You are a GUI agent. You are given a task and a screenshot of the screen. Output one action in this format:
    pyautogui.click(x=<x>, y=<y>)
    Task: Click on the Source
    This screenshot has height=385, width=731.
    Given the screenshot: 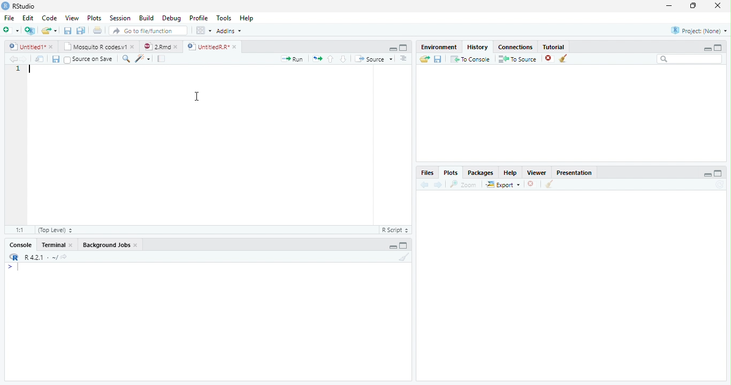 What is the action you would take?
    pyautogui.click(x=374, y=59)
    